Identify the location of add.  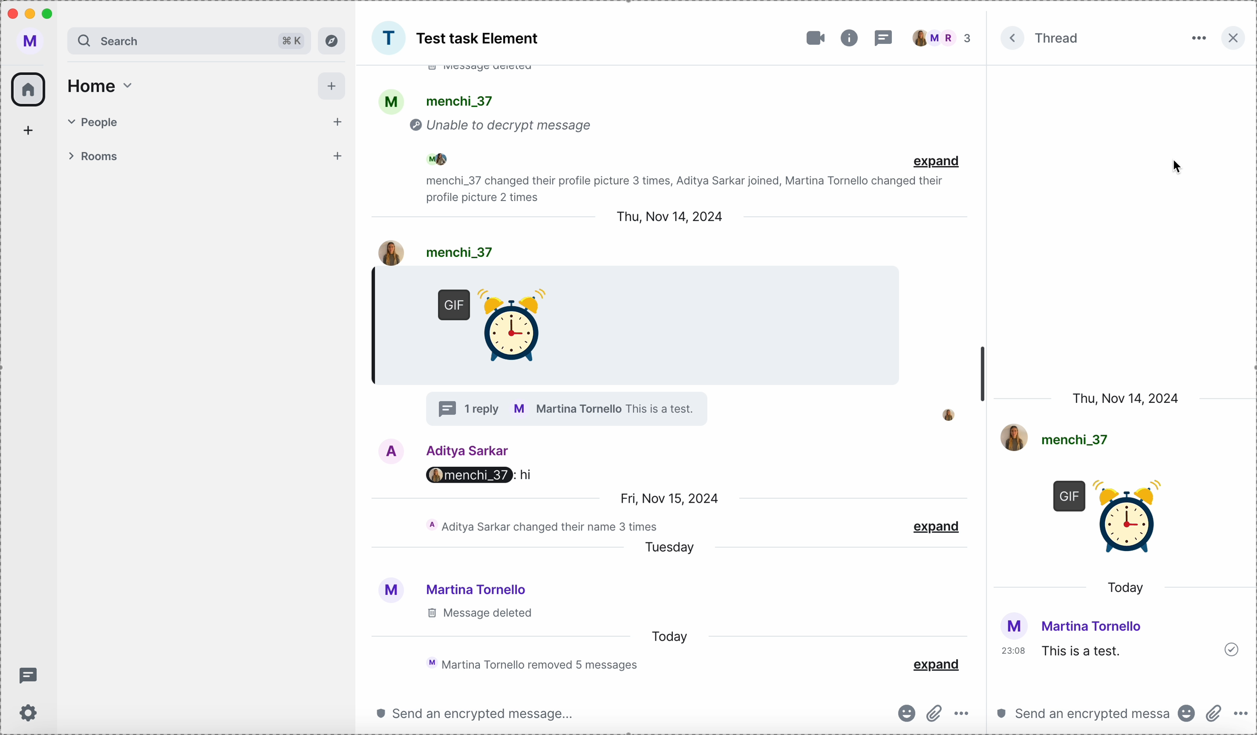
(332, 86).